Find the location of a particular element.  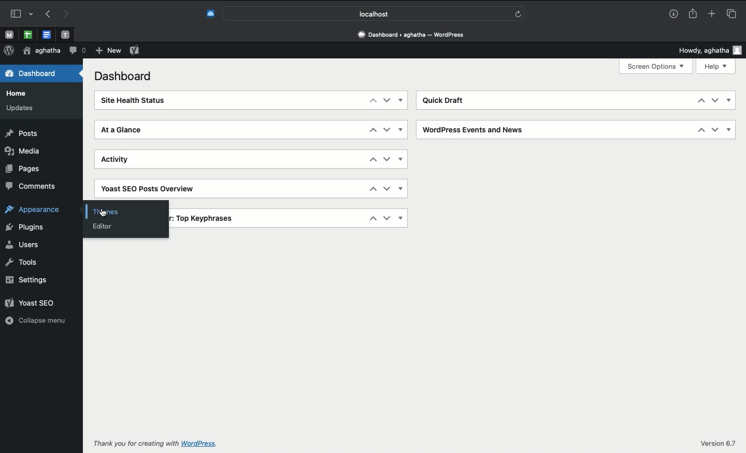

Howdy user is located at coordinates (707, 50).